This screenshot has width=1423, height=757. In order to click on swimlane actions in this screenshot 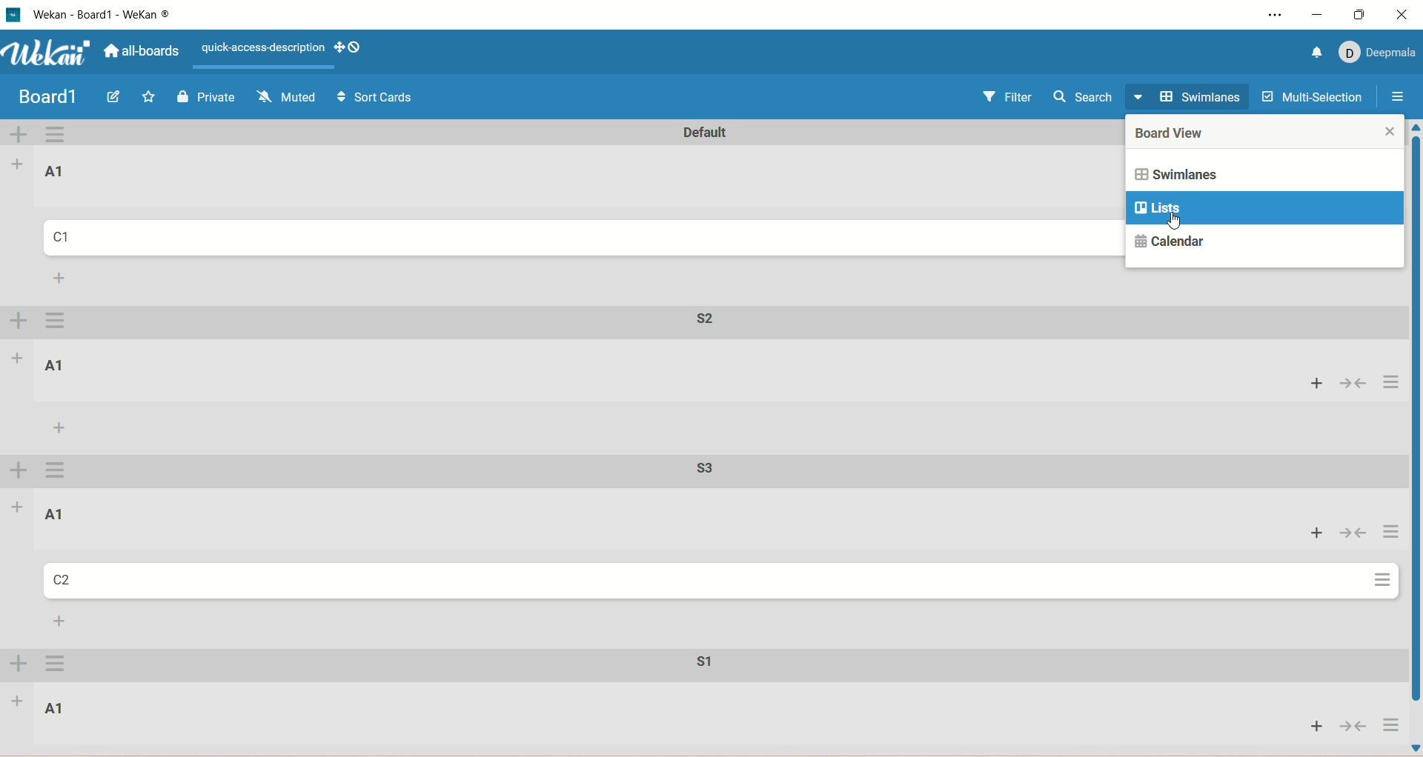, I will do `click(60, 321)`.